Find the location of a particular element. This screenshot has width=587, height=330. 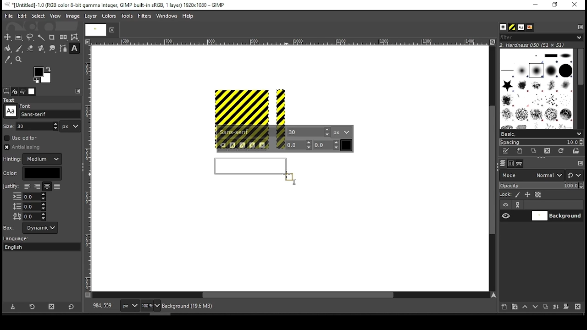

justify right is located at coordinates (37, 187).